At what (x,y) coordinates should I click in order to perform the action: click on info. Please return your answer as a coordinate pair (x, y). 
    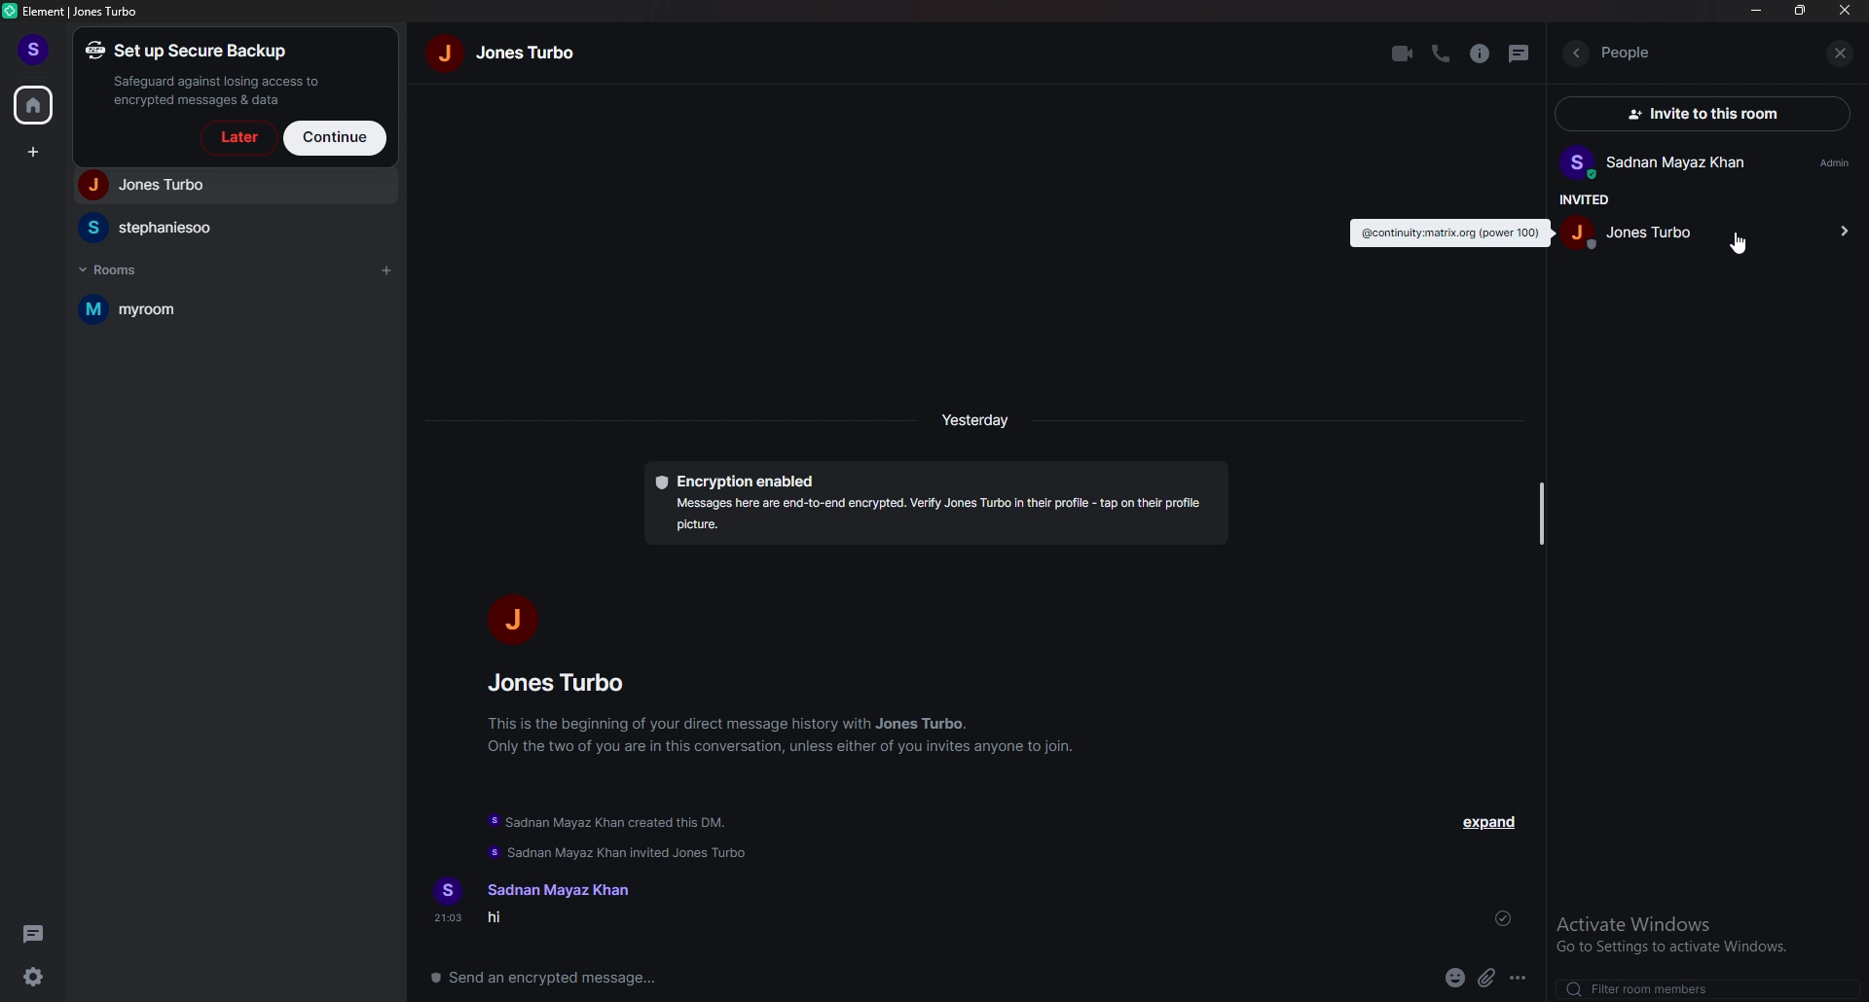
    Looking at the image, I should click on (1481, 54).